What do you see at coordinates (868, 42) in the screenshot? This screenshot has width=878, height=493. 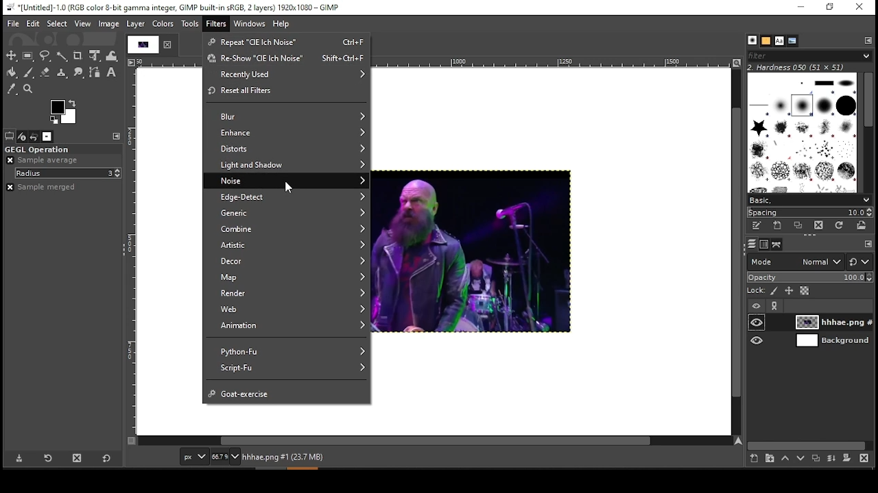 I see `configure this tab` at bounding box center [868, 42].